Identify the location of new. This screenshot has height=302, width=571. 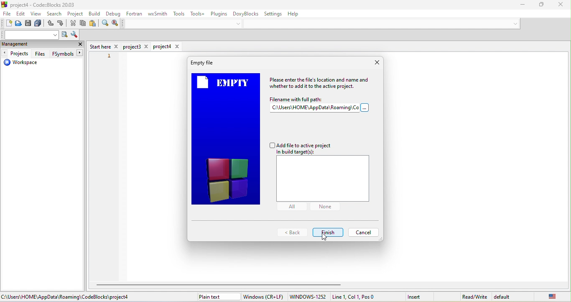
(6, 24).